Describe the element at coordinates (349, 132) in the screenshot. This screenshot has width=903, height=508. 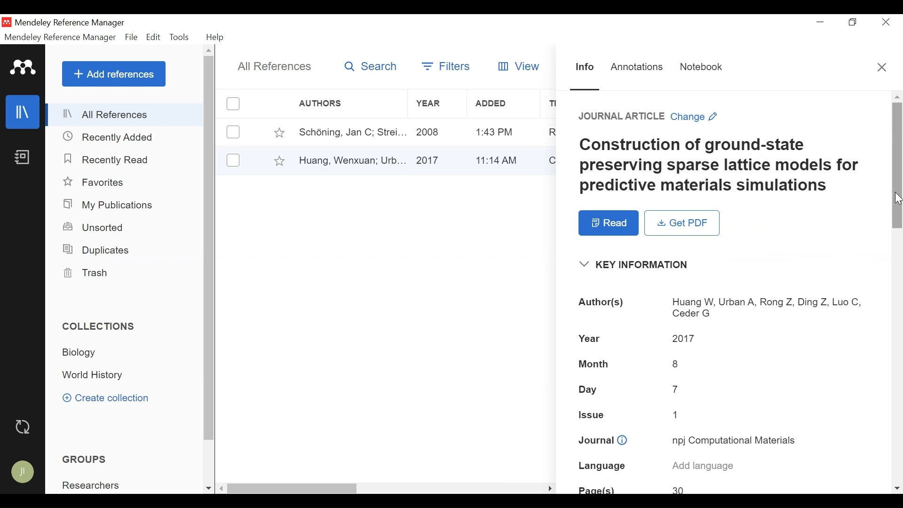
I see `Author` at that location.